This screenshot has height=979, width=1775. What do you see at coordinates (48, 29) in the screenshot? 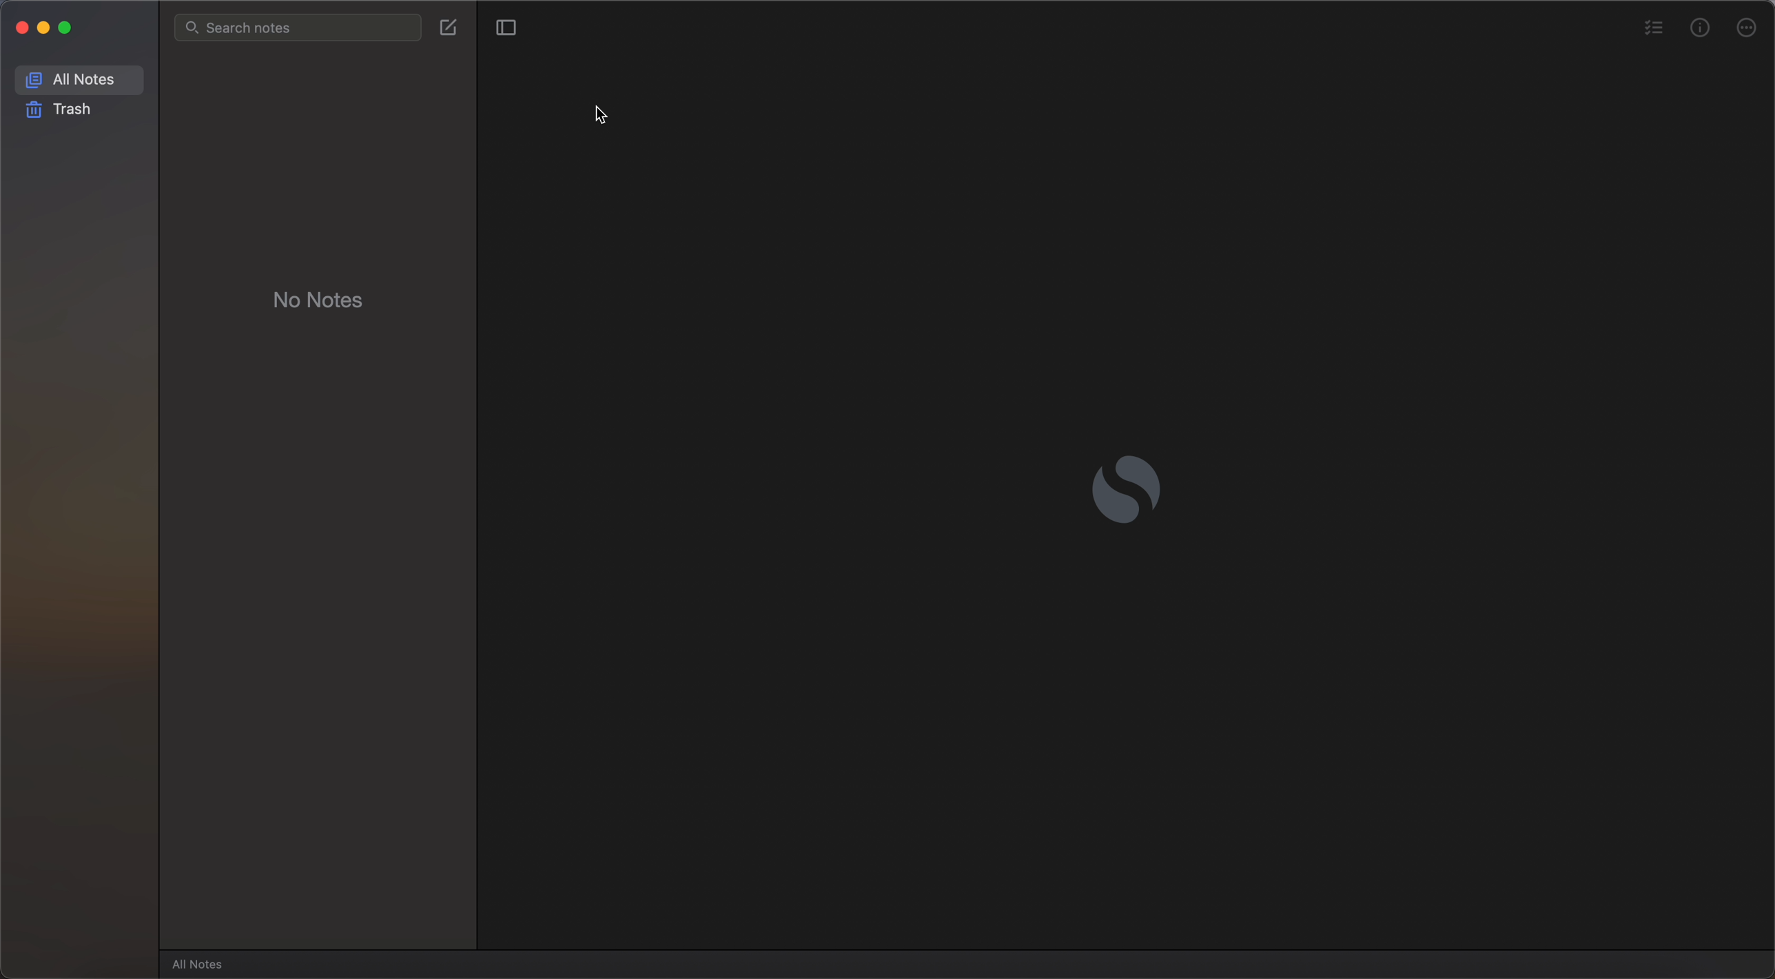
I see `minimize` at bounding box center [48, 29].